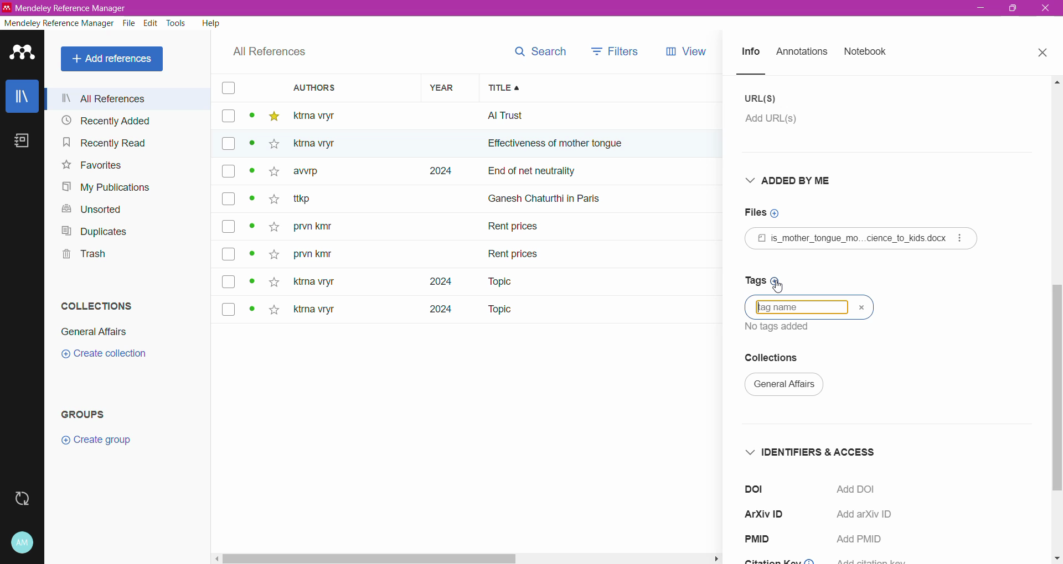 The height and width of the screenshot is (564, 1063). Describe the element at coordinates (117, 142) in the screenshot. I see `Recently Read` at that location.